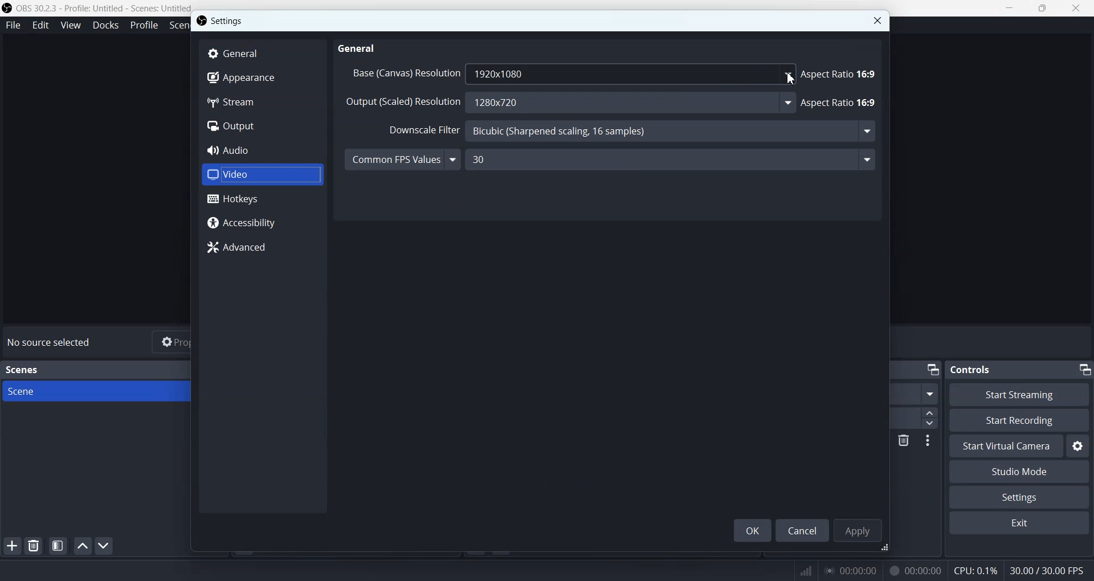 This screenshot has height=581, width=1094. What do you see at coordinates (610, 161) in the screenshot?
I see `Common FPS Values 30` at bounding box center [610, 161].